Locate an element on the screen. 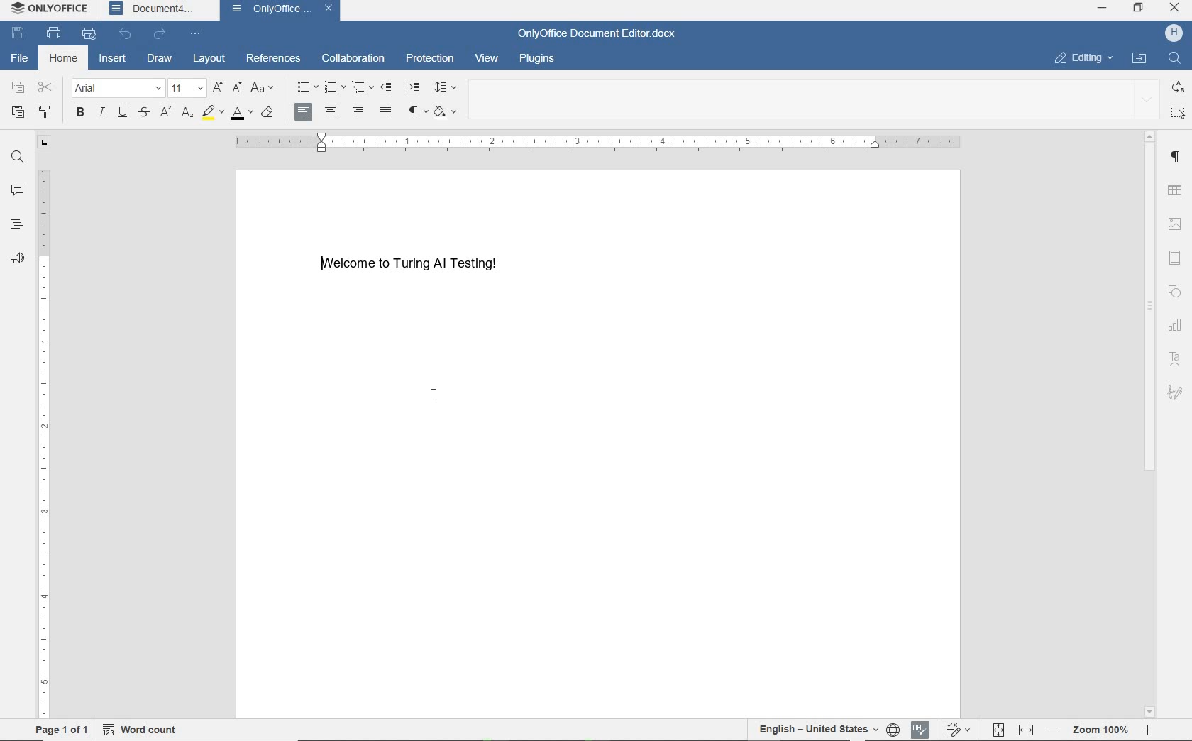 The height and width of the screenshot is (741, 1192). font size is located at coordinates (189, 88).